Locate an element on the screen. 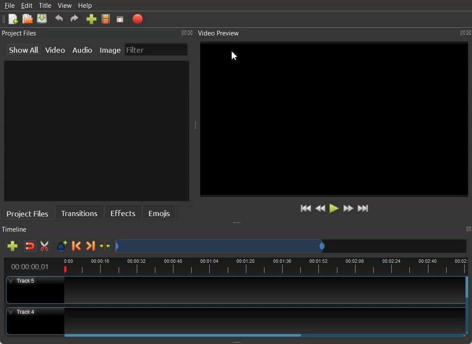  Choose Profile is located at coordinates (106, 19).